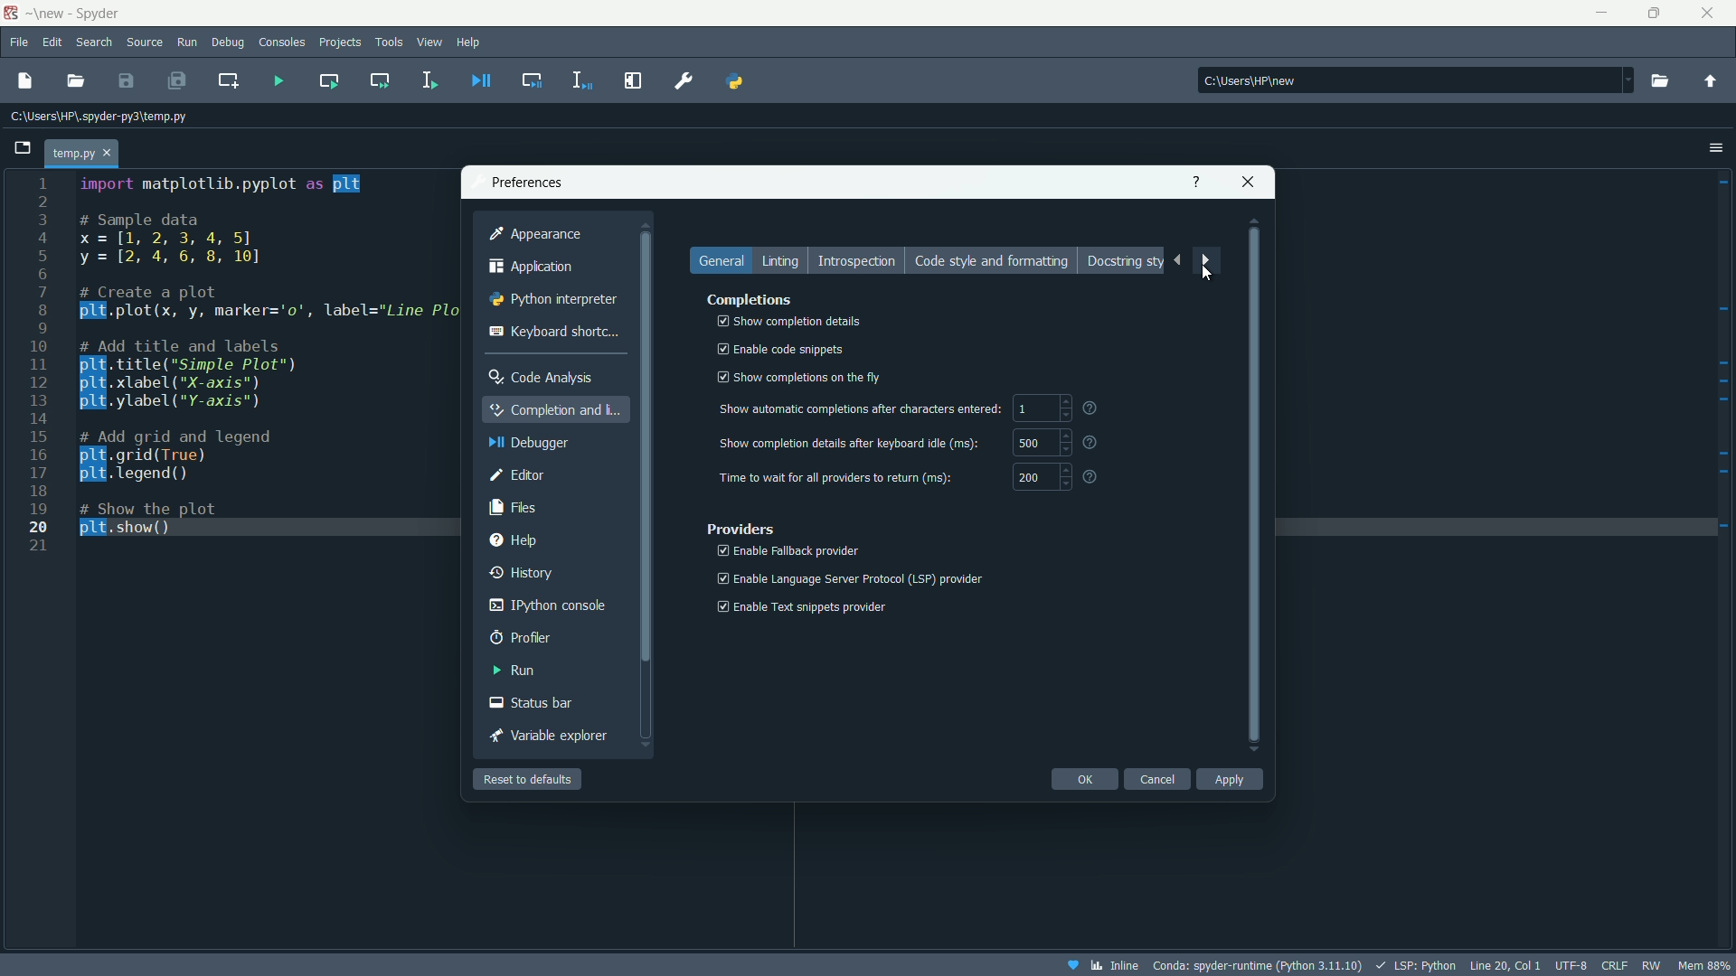 Image resolution: width=1736 pixels, height=976 pixels. I want to click on time to wait for ai providers to return, so click(840, 478).